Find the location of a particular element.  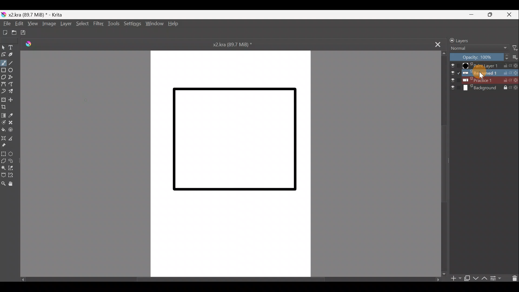

Similar colour selection tool is located at coordinates (14, 168).